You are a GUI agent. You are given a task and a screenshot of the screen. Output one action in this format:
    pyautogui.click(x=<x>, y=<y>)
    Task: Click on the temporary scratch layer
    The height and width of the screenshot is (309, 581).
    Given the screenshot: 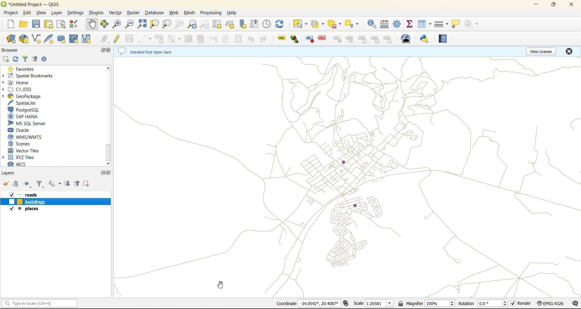 What is the action you would take?
    pyautogui.click(x=64, y=39)
    